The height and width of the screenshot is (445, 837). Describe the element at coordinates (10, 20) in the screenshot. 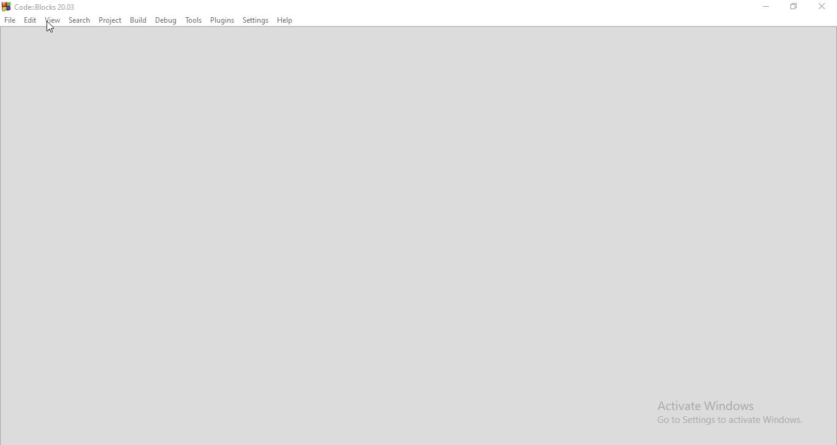

I see `File` at that location.